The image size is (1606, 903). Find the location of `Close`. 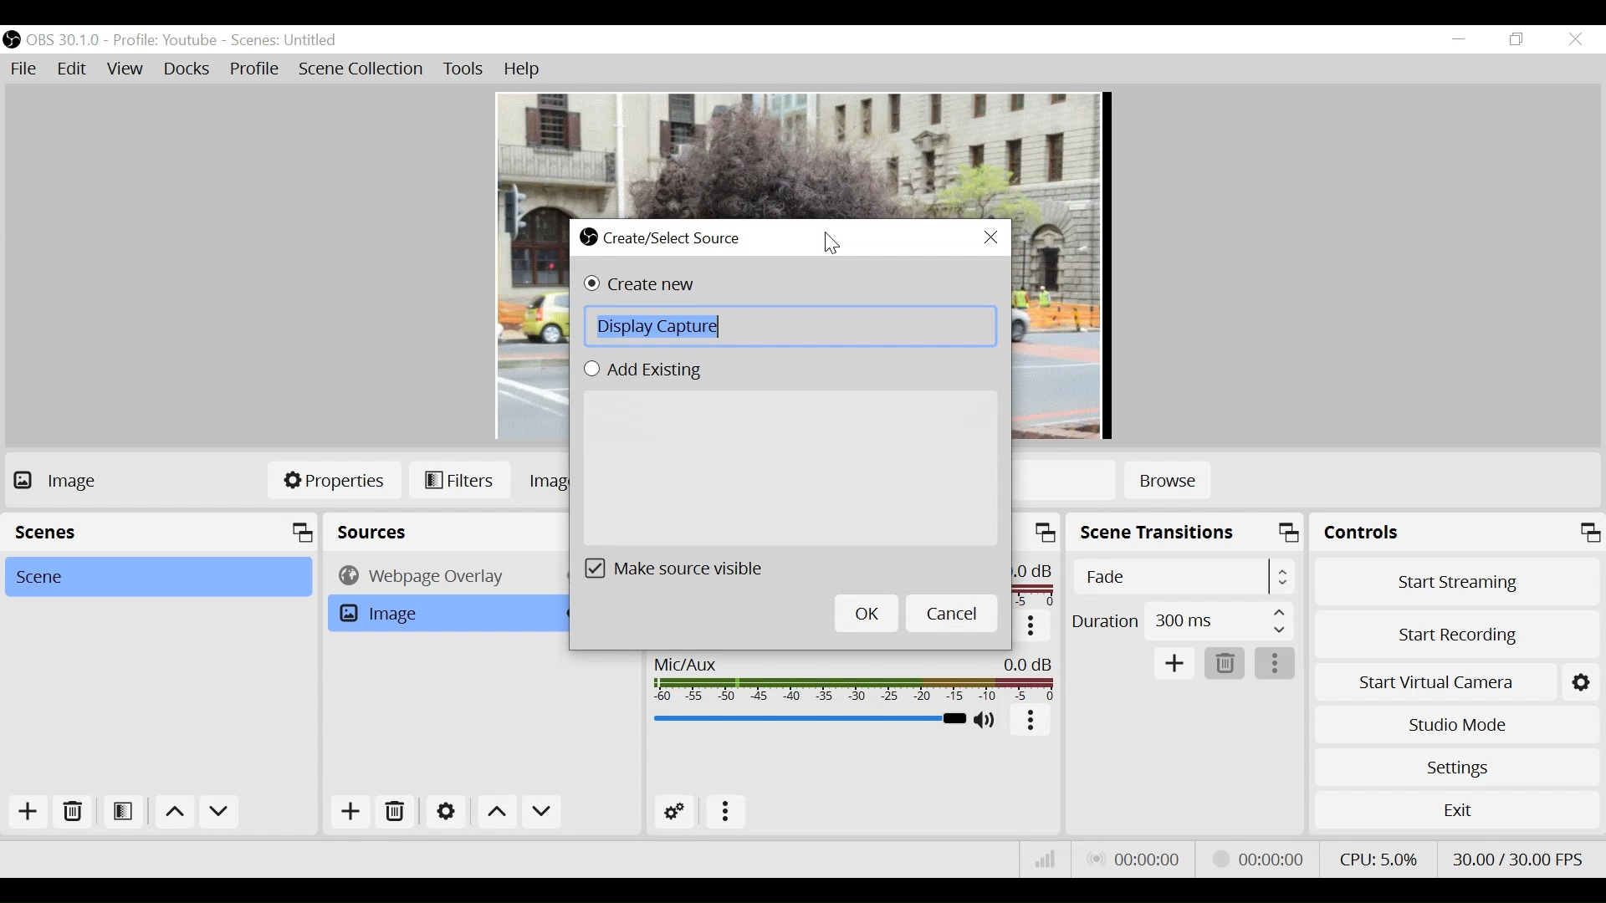

Close is located at coordinates (1577, 41).